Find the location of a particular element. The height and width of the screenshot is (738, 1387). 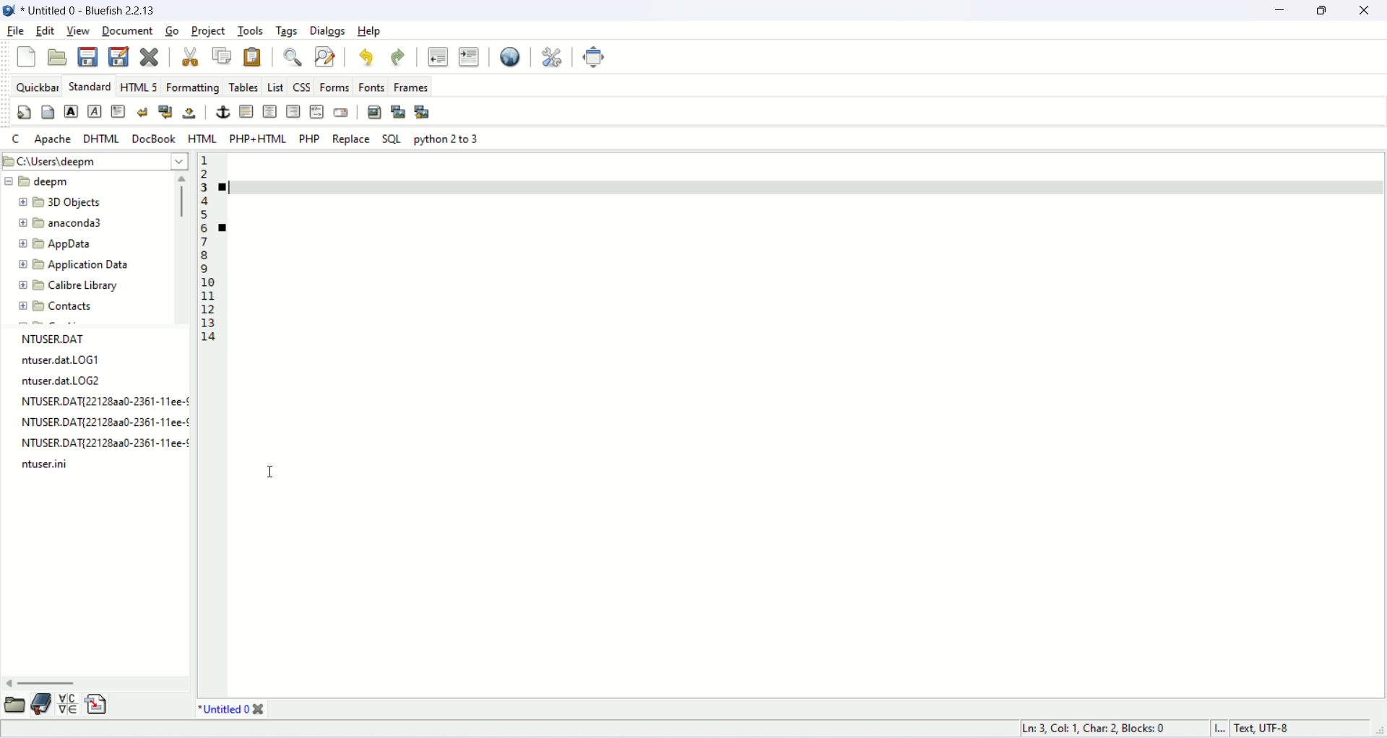

fullscreen is located at coordinates (592, 56).